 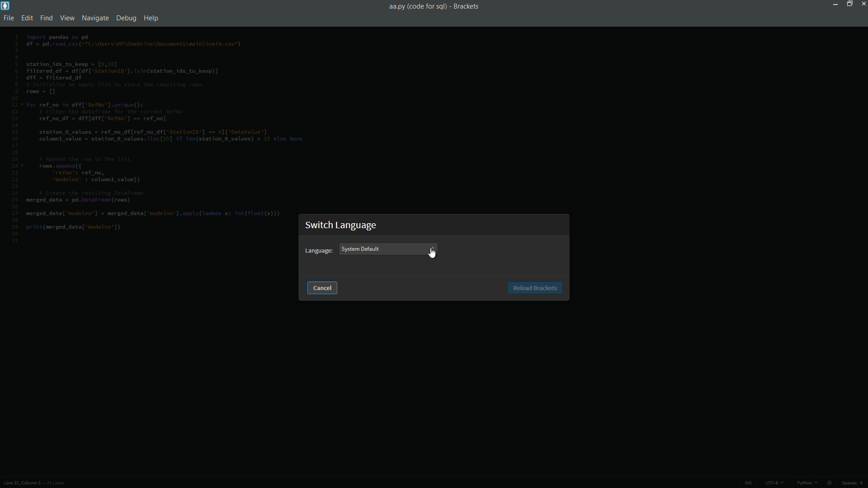 I want to click on find menu, so click(x=47, y=19).